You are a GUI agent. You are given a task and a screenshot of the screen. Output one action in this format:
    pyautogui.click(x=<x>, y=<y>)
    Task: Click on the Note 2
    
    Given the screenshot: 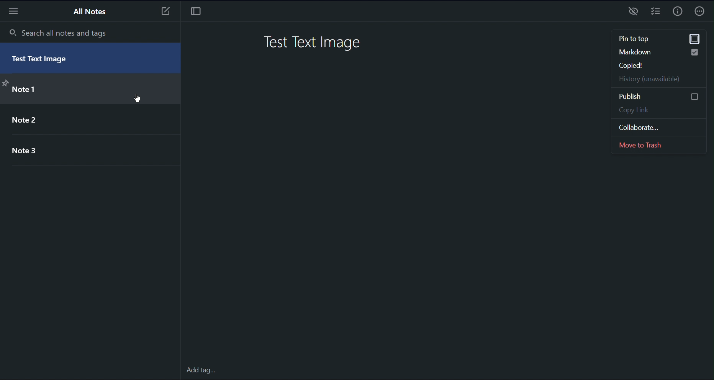 What is the action you would take?
    pyautogui.click(x=30, y=121)
    